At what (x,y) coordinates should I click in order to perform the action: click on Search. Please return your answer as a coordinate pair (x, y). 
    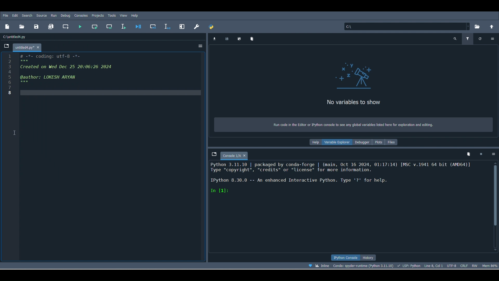
    Looking at the image, I should click on (27, 15).